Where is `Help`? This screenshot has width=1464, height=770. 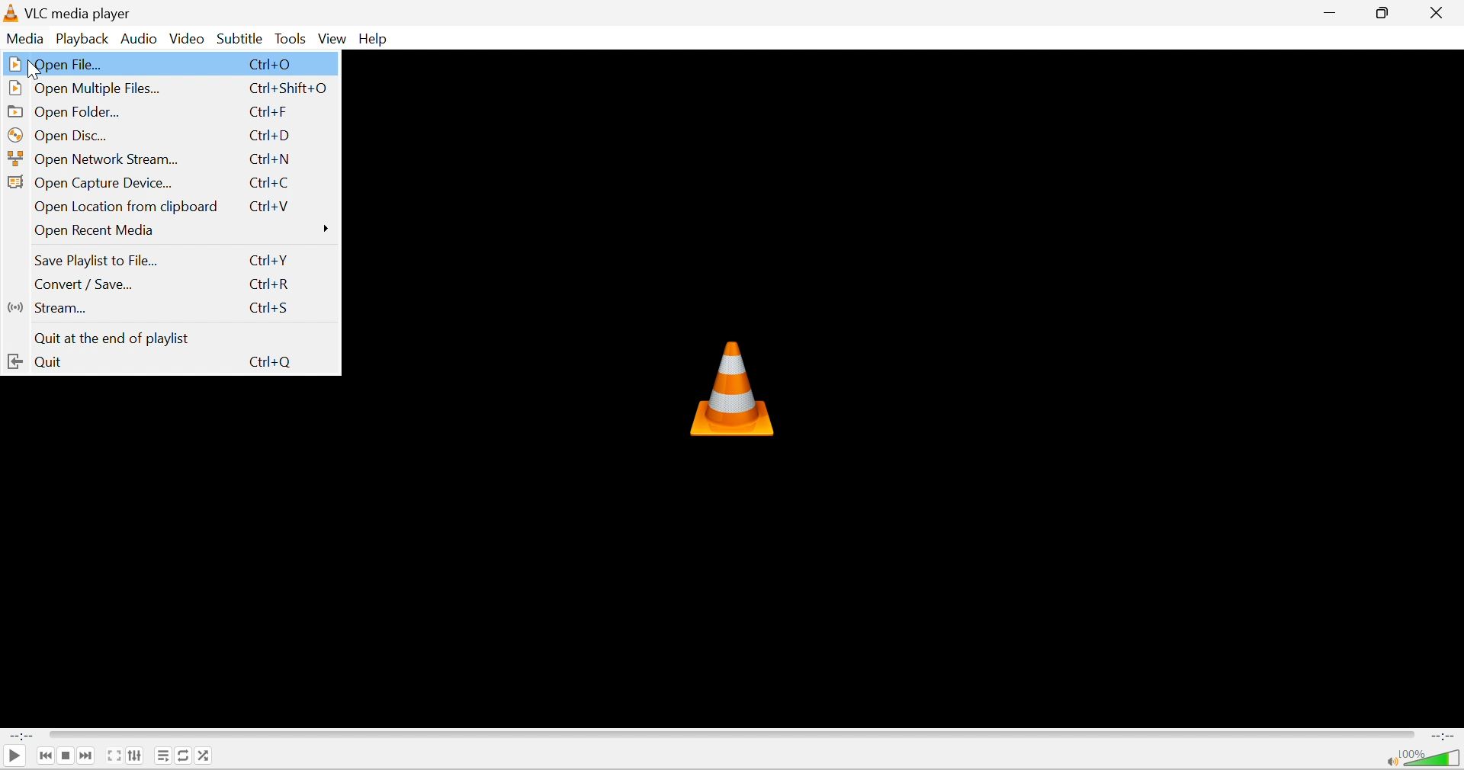 Help is located at coordinates (374, 40).